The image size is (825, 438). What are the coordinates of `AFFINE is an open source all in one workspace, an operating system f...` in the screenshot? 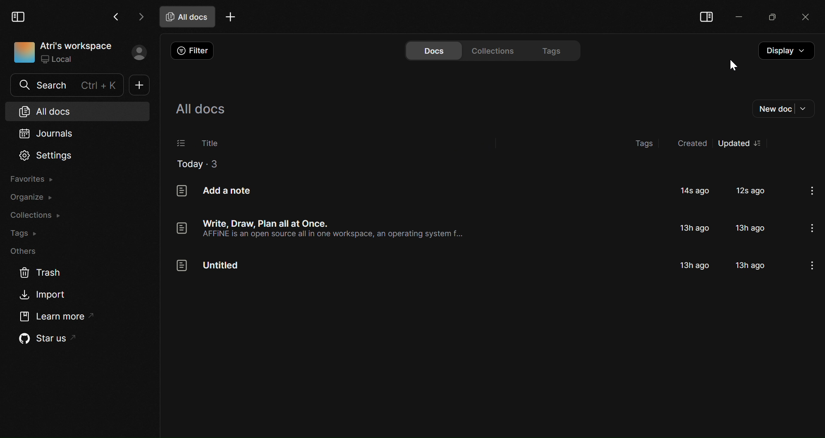 It's located at (332, 235).